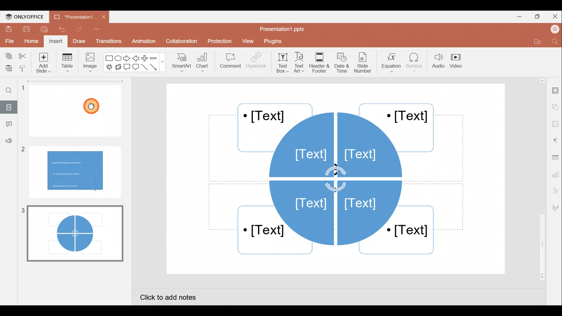 The height and width of the screenshot is (316, 562). Describe the element at coordinates (256, 63) in the screenshot. I see `Hyperlink` at that location.